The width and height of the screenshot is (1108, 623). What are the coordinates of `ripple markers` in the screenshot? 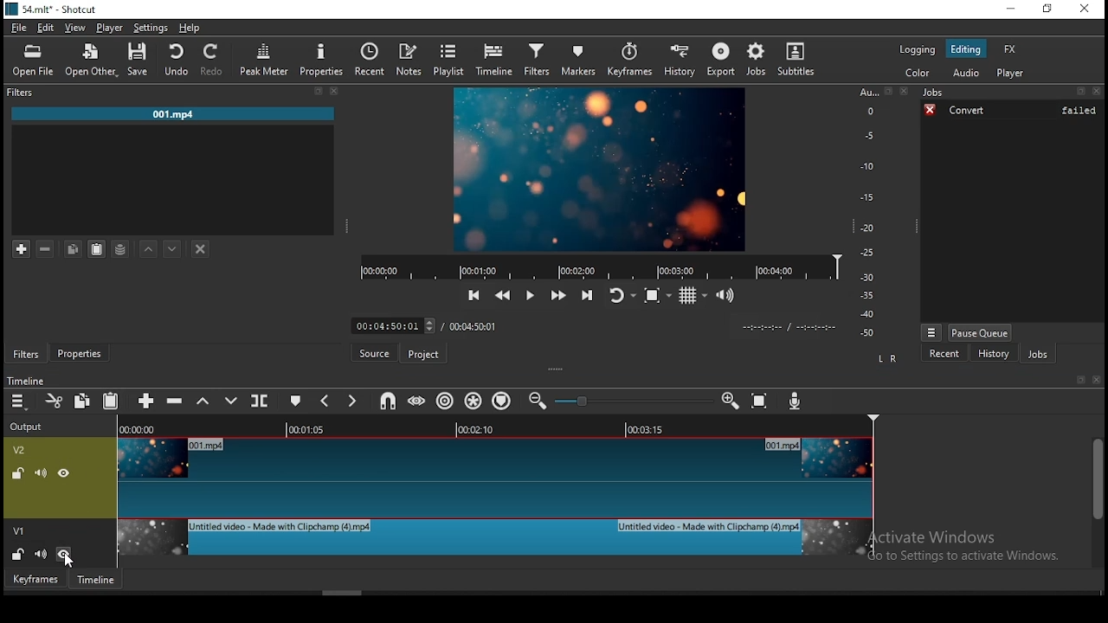 It's located at (505, 401).